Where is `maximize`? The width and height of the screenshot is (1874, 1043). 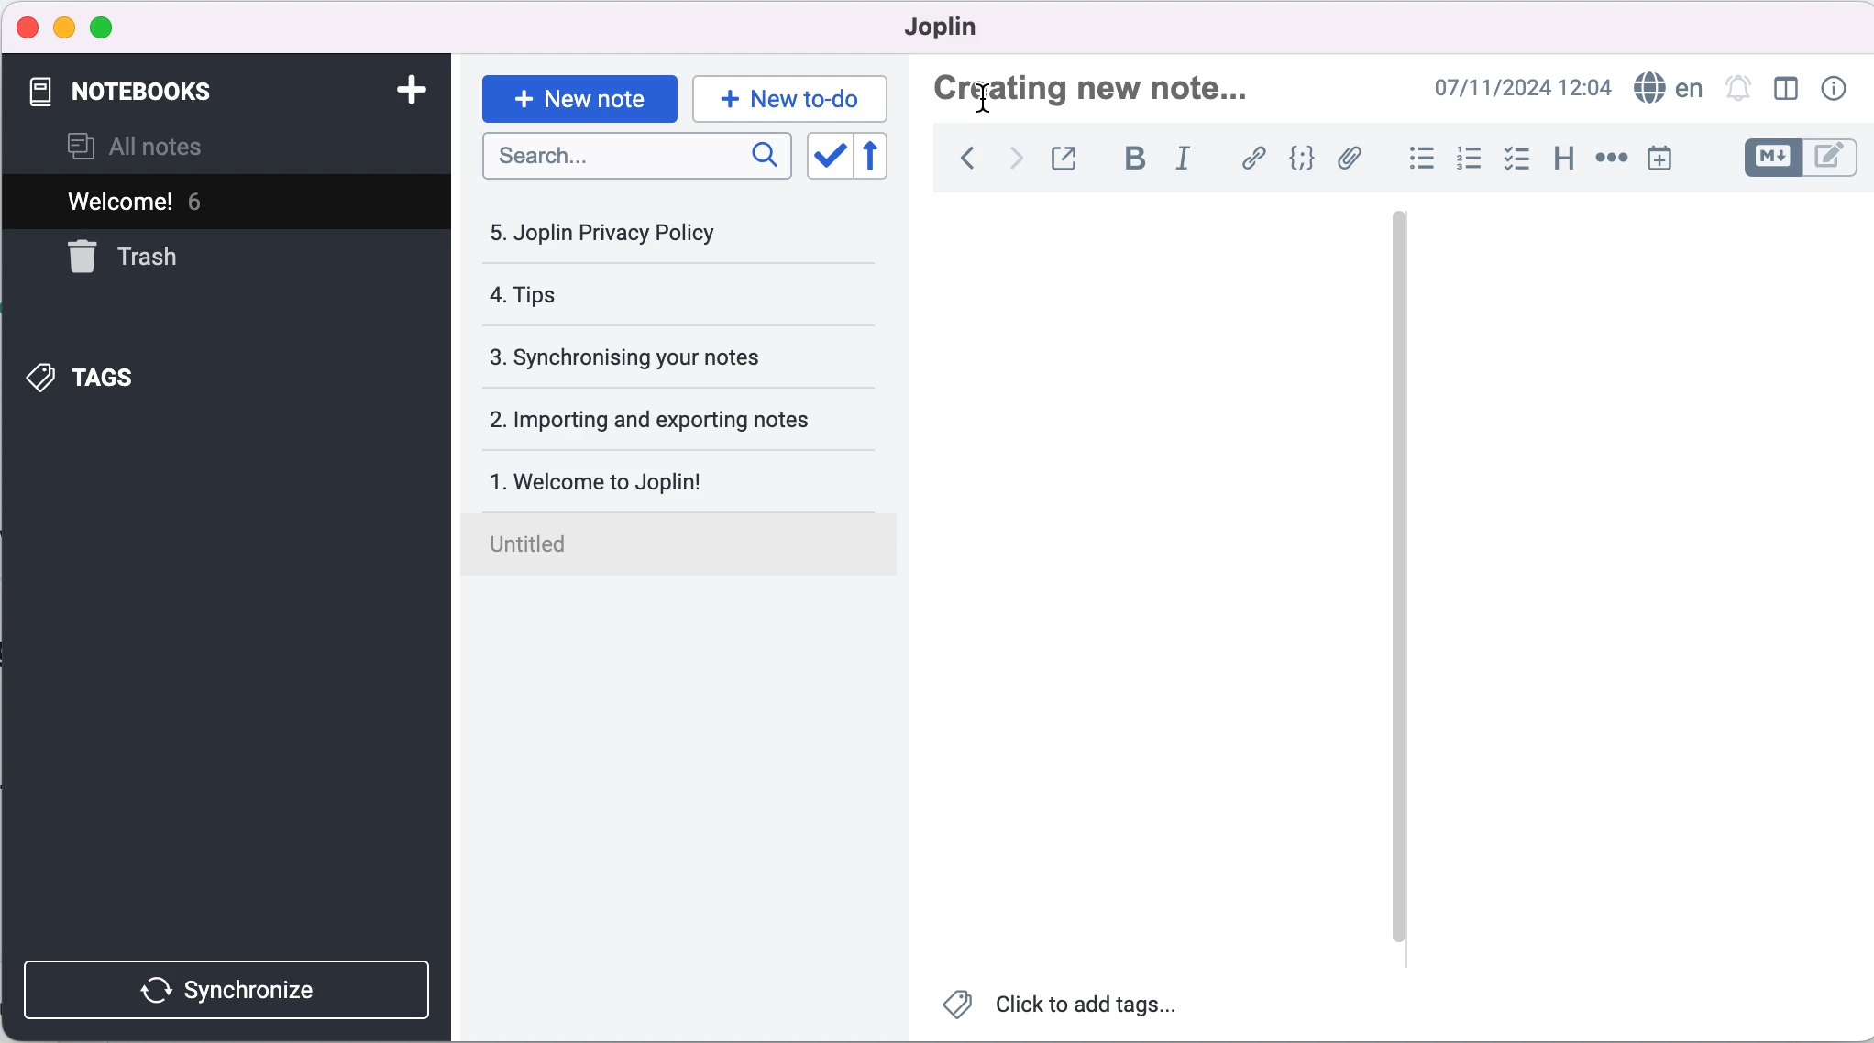 maximize is located at coordinates (113, 27).